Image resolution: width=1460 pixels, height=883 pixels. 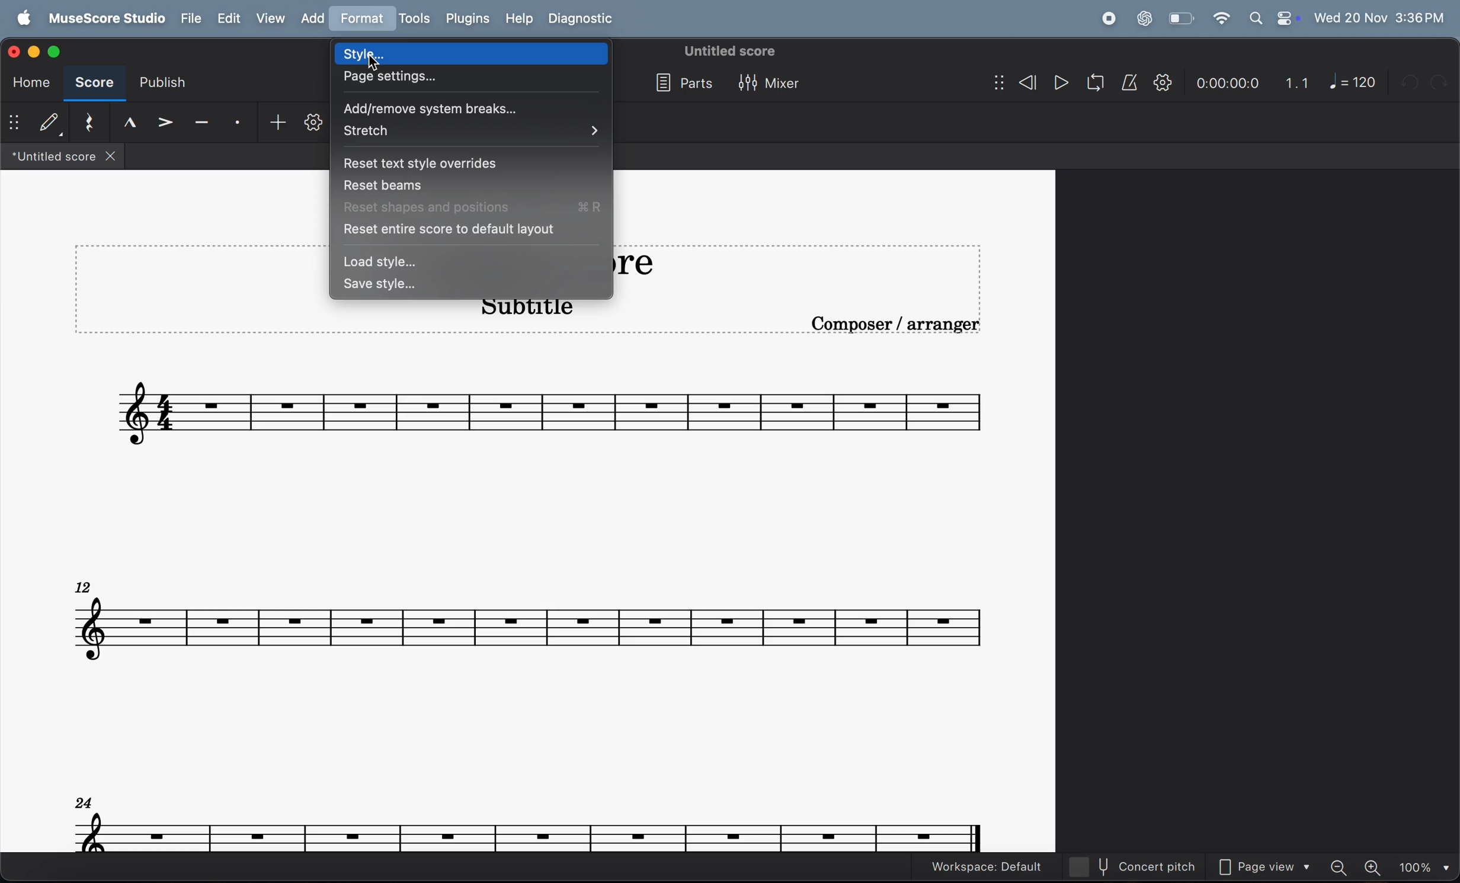 What do you see at coordinates (313, 126) in the screenshot?
I see `settings` at bounding box center [313, 126].